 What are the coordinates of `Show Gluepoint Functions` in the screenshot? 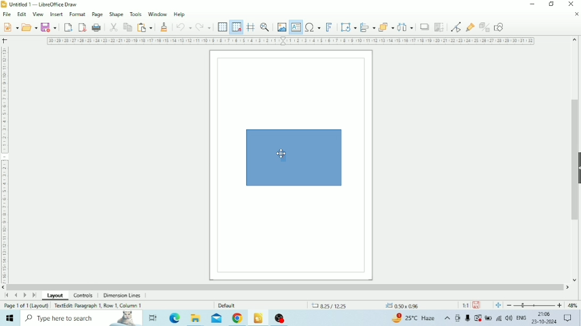 It's located at (469, 28).